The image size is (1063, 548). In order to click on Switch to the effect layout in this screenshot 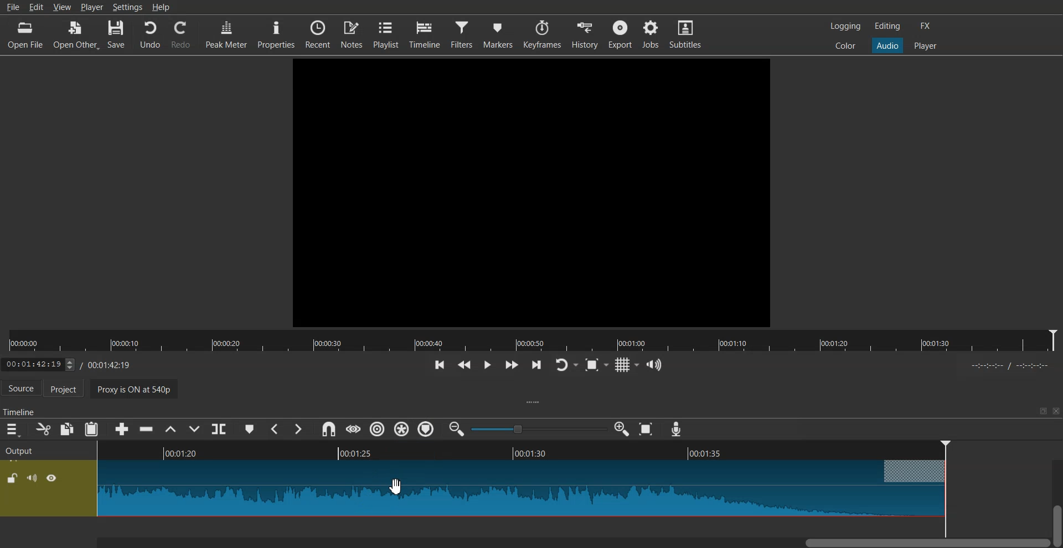, I will do `click(928, 26)`.